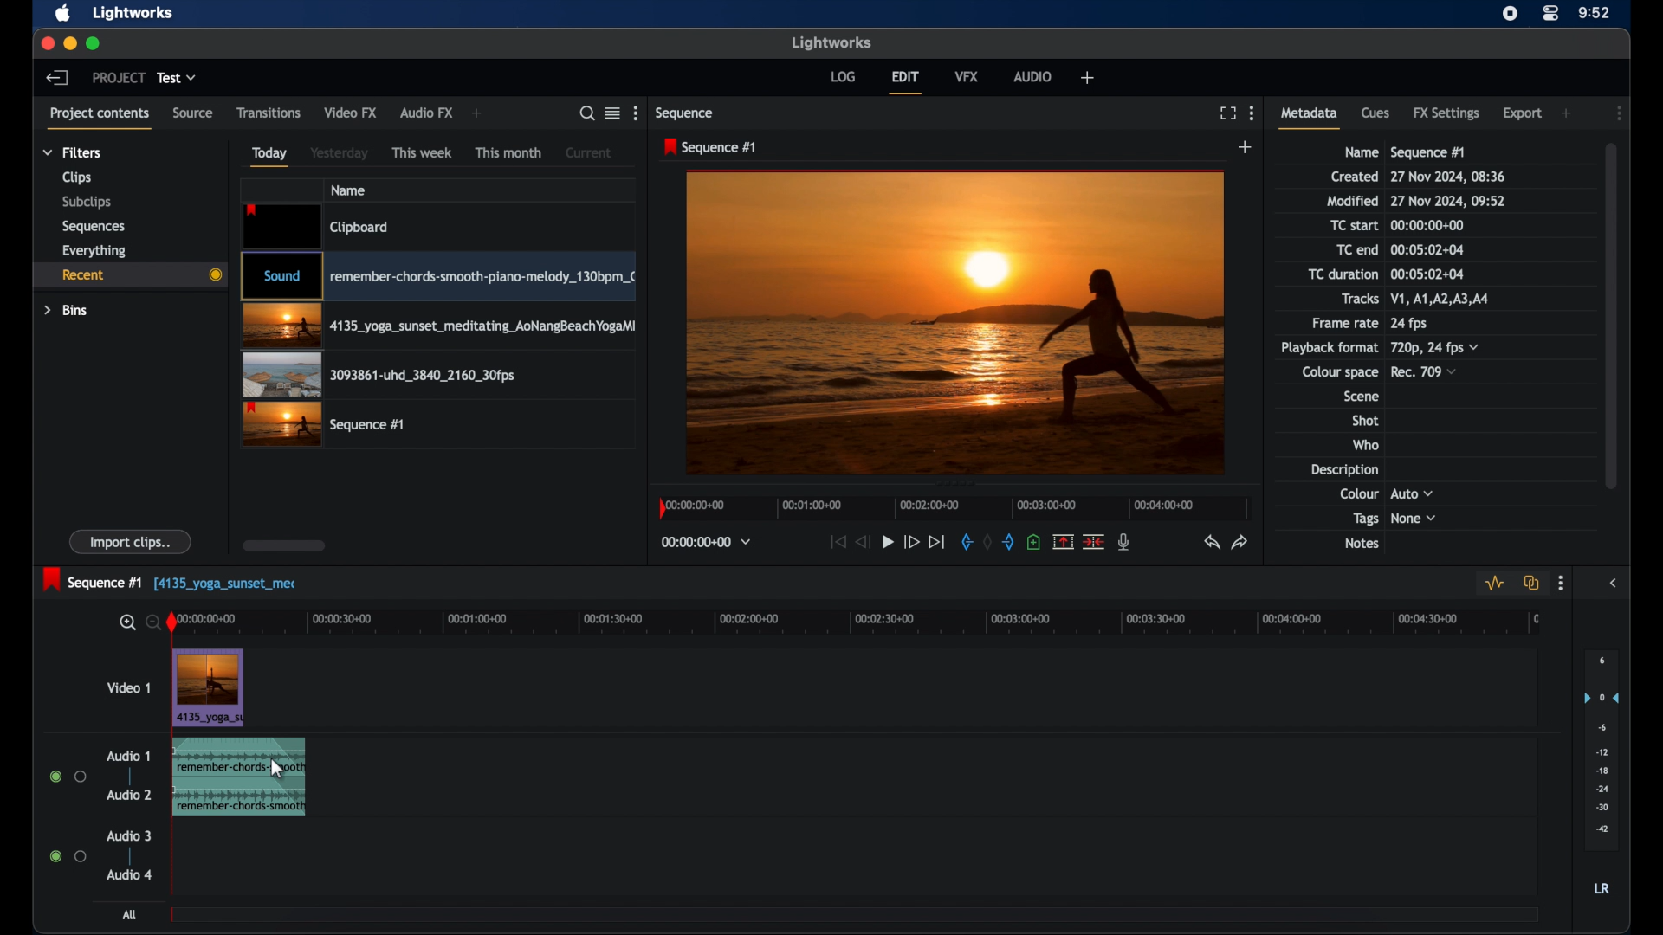 The width and height of the screenshot is (1663, 935). What do you see at coordinates (130, 876) in the screenshot?
I see `audio 4` at bounding box center [130, 876].